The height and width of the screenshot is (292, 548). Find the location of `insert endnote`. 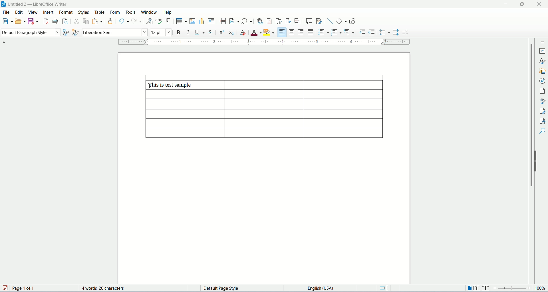

insert endnote is located at coordinates (279, 21).